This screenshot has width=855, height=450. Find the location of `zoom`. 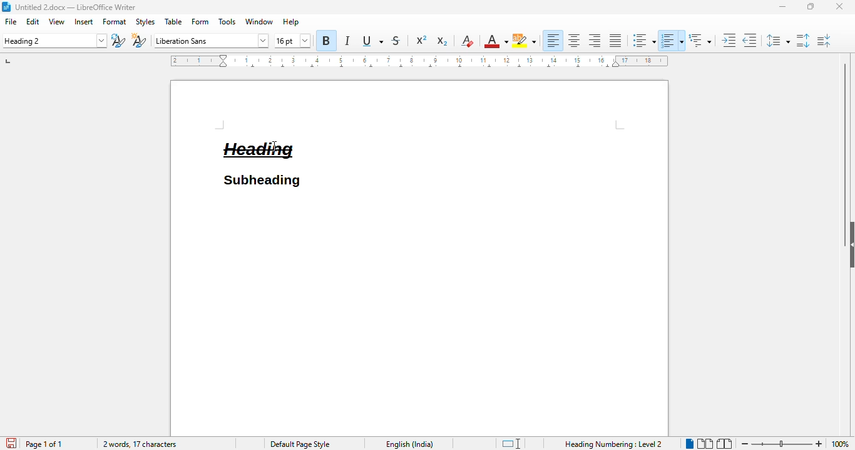

zoom is located at coordinates (782, 442).